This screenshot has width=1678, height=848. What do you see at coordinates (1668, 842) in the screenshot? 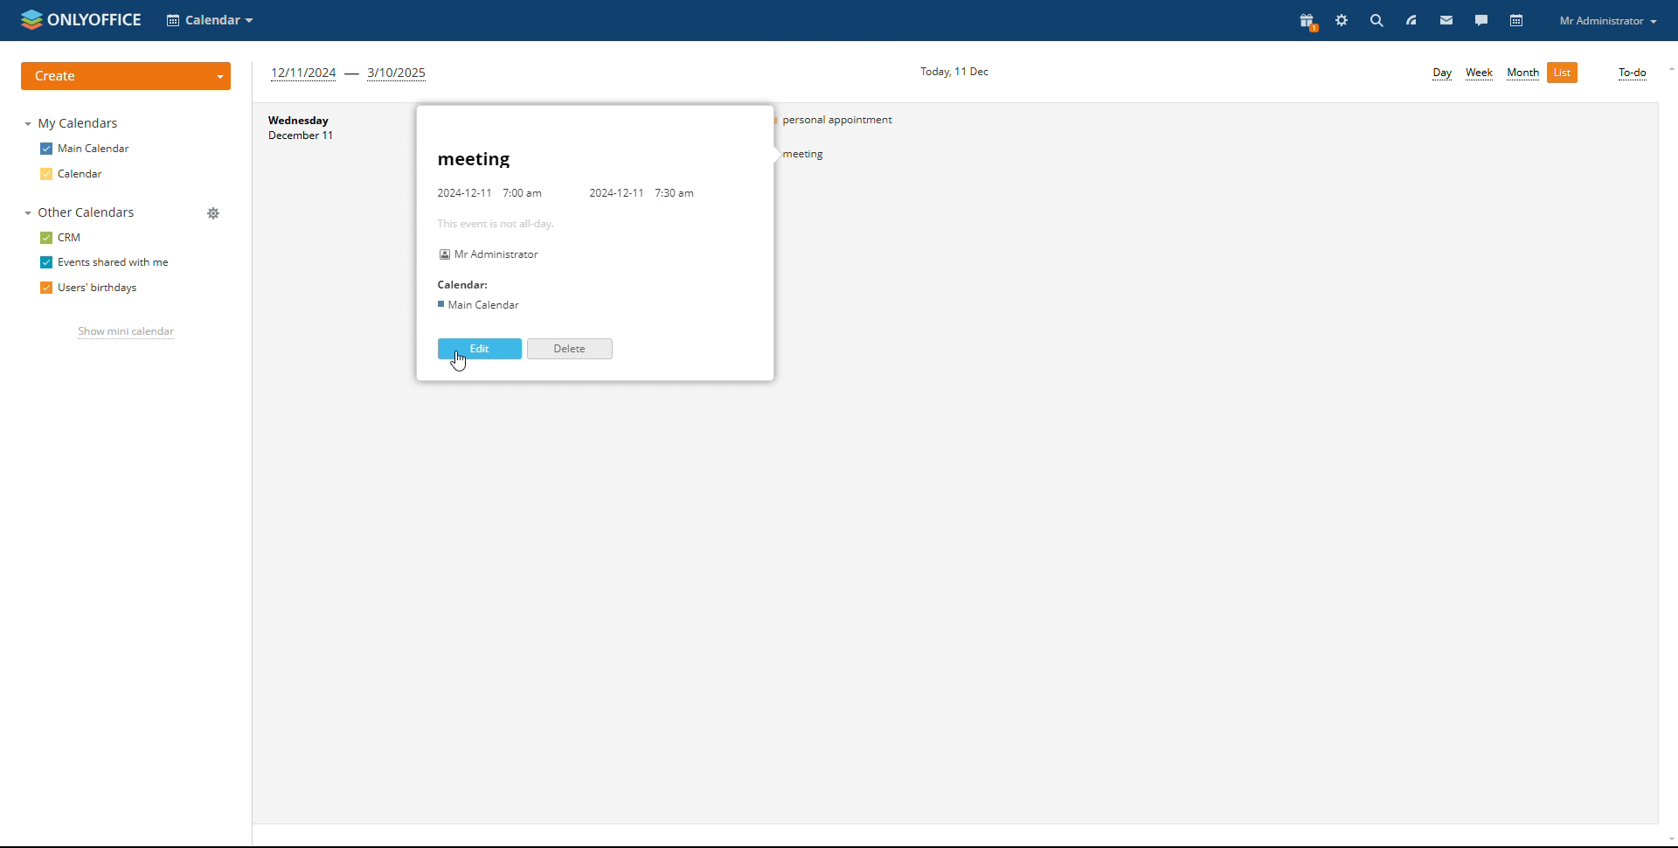
I see `scroll down` at bounding box center [1668, 842].